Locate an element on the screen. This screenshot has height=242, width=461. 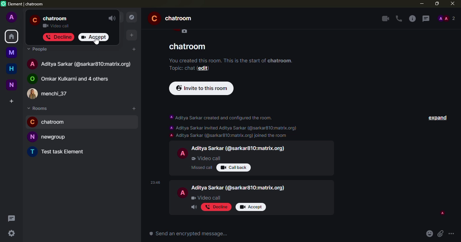
video call is located at coordinates (206, 198).